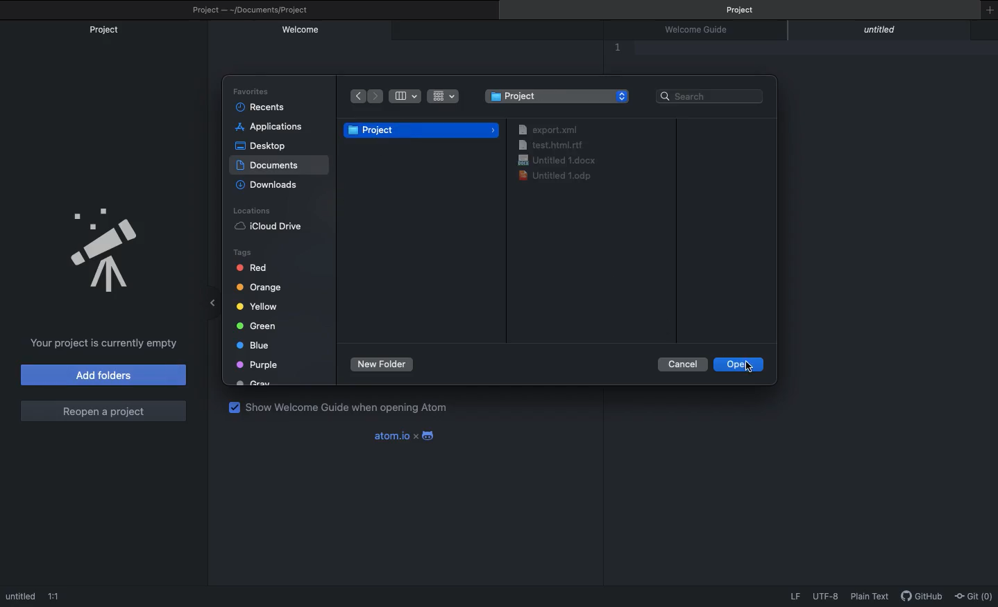  Describe the element at coordinates (637, 51) in the screenshot. I see `Editor` at that location.